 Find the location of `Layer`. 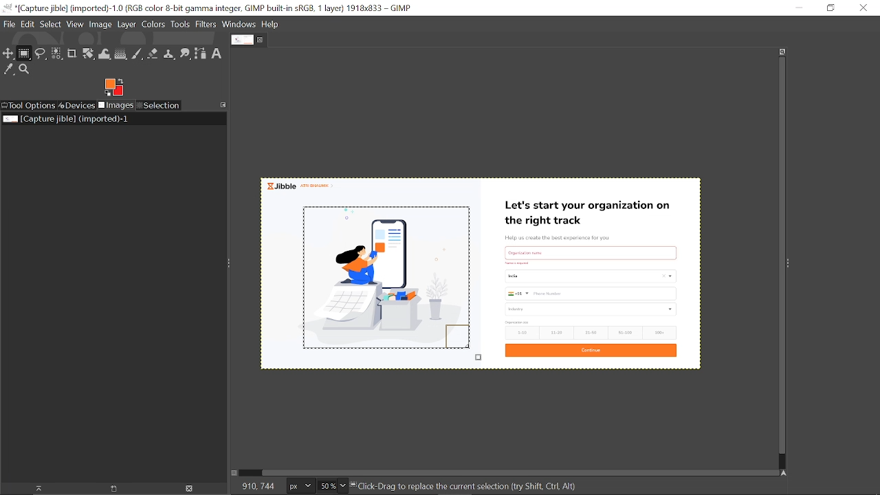

Layer is located at coordinates (127, 25).